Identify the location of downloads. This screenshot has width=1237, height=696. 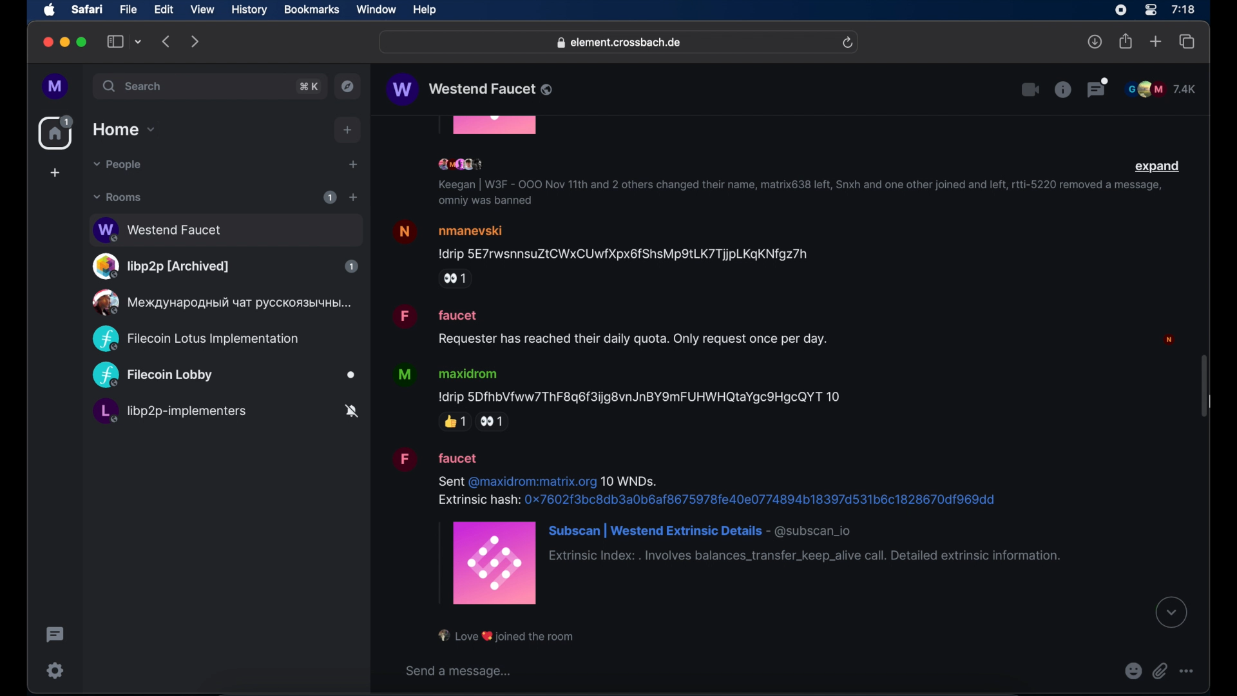
(1095, 41).